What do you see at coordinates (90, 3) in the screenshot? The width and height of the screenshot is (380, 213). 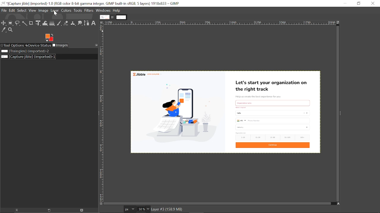 I see `cURRENT WINDOW` at bounding box center [90, 3].